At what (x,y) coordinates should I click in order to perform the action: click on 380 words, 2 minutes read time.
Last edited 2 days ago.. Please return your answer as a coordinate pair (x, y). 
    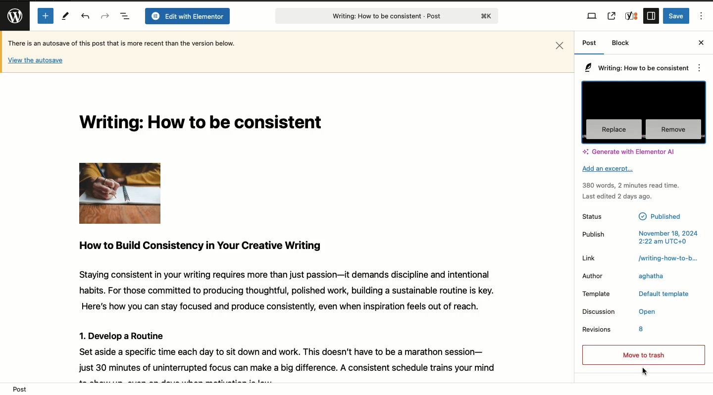
    Looking at the image, I should click on (633, 191).